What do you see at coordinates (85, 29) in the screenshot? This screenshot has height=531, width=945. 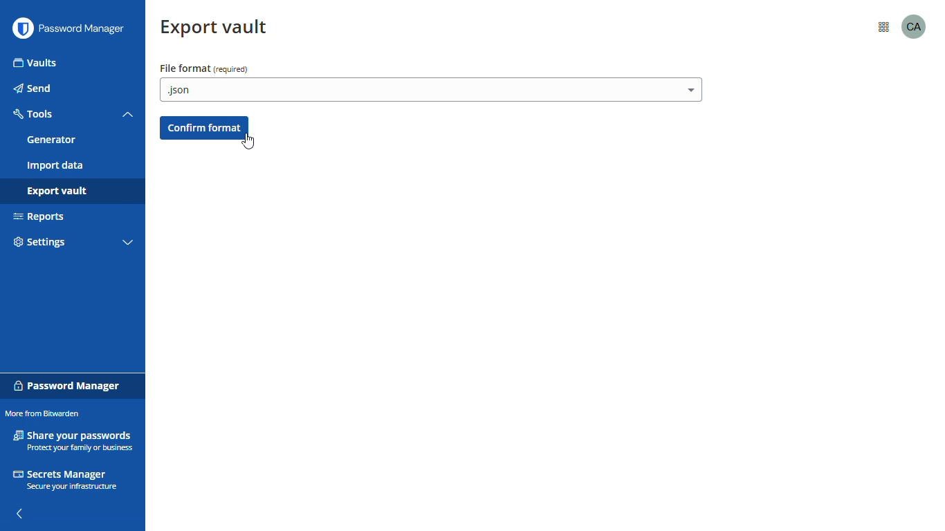 I see `password manager` at bounding box center [85, 29].